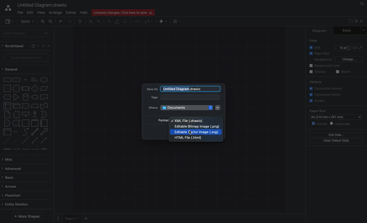  I want to click on Change, so click(349, 59).